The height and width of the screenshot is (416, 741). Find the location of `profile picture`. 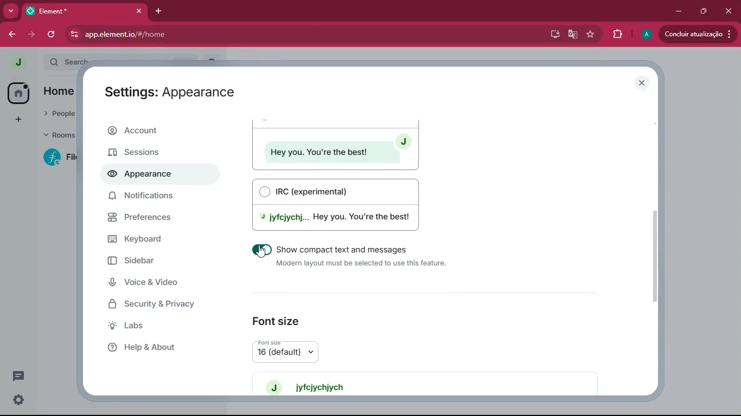

profile picture is located at coordinates (15, 62).